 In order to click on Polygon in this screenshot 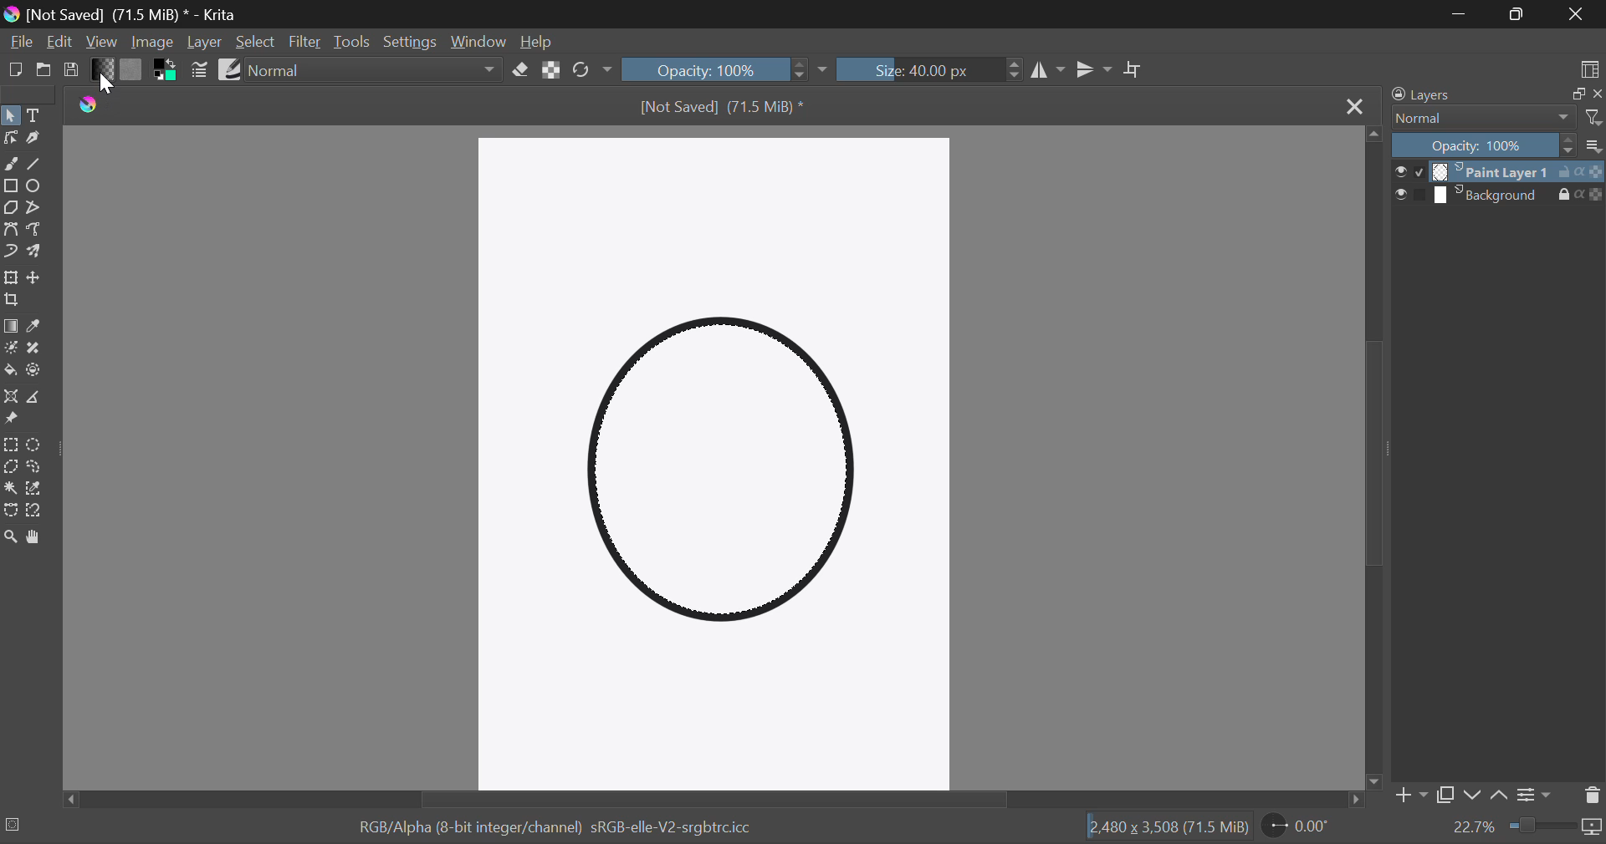, I will do `click(12, 209)`.